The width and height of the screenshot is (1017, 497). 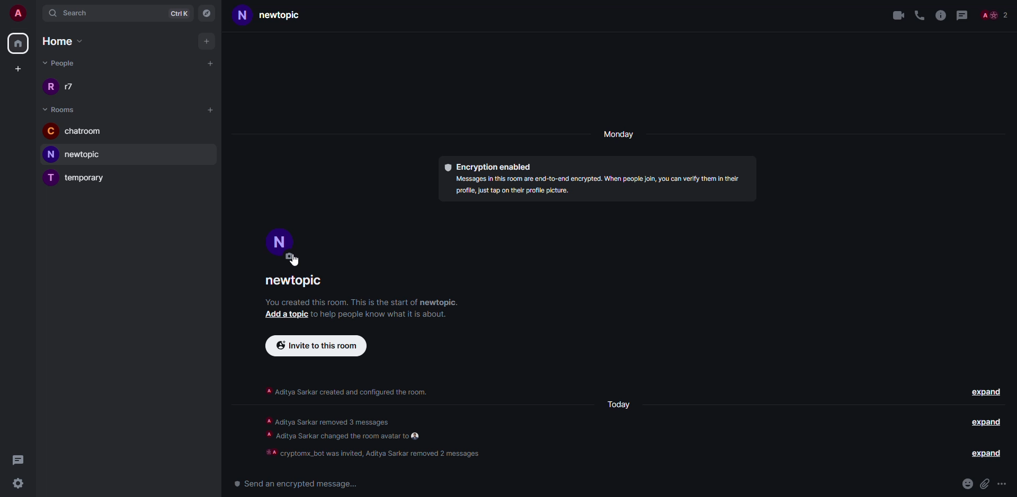 What do you see at coordinates (182, 14) in the screenshot?
I see `ctrlK` at bounding box center [182, 14].